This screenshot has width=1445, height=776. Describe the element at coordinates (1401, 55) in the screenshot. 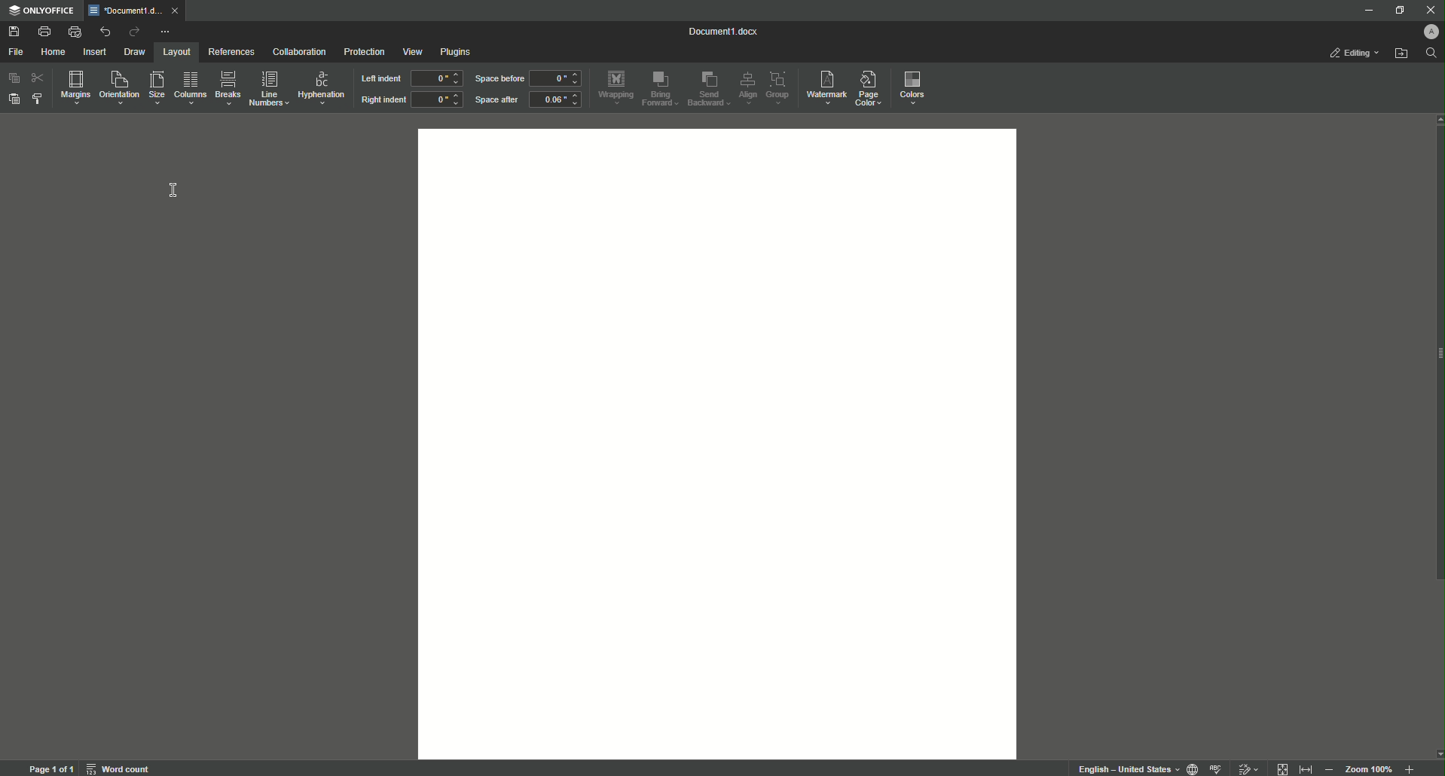

I see `Open File Location` at that location.